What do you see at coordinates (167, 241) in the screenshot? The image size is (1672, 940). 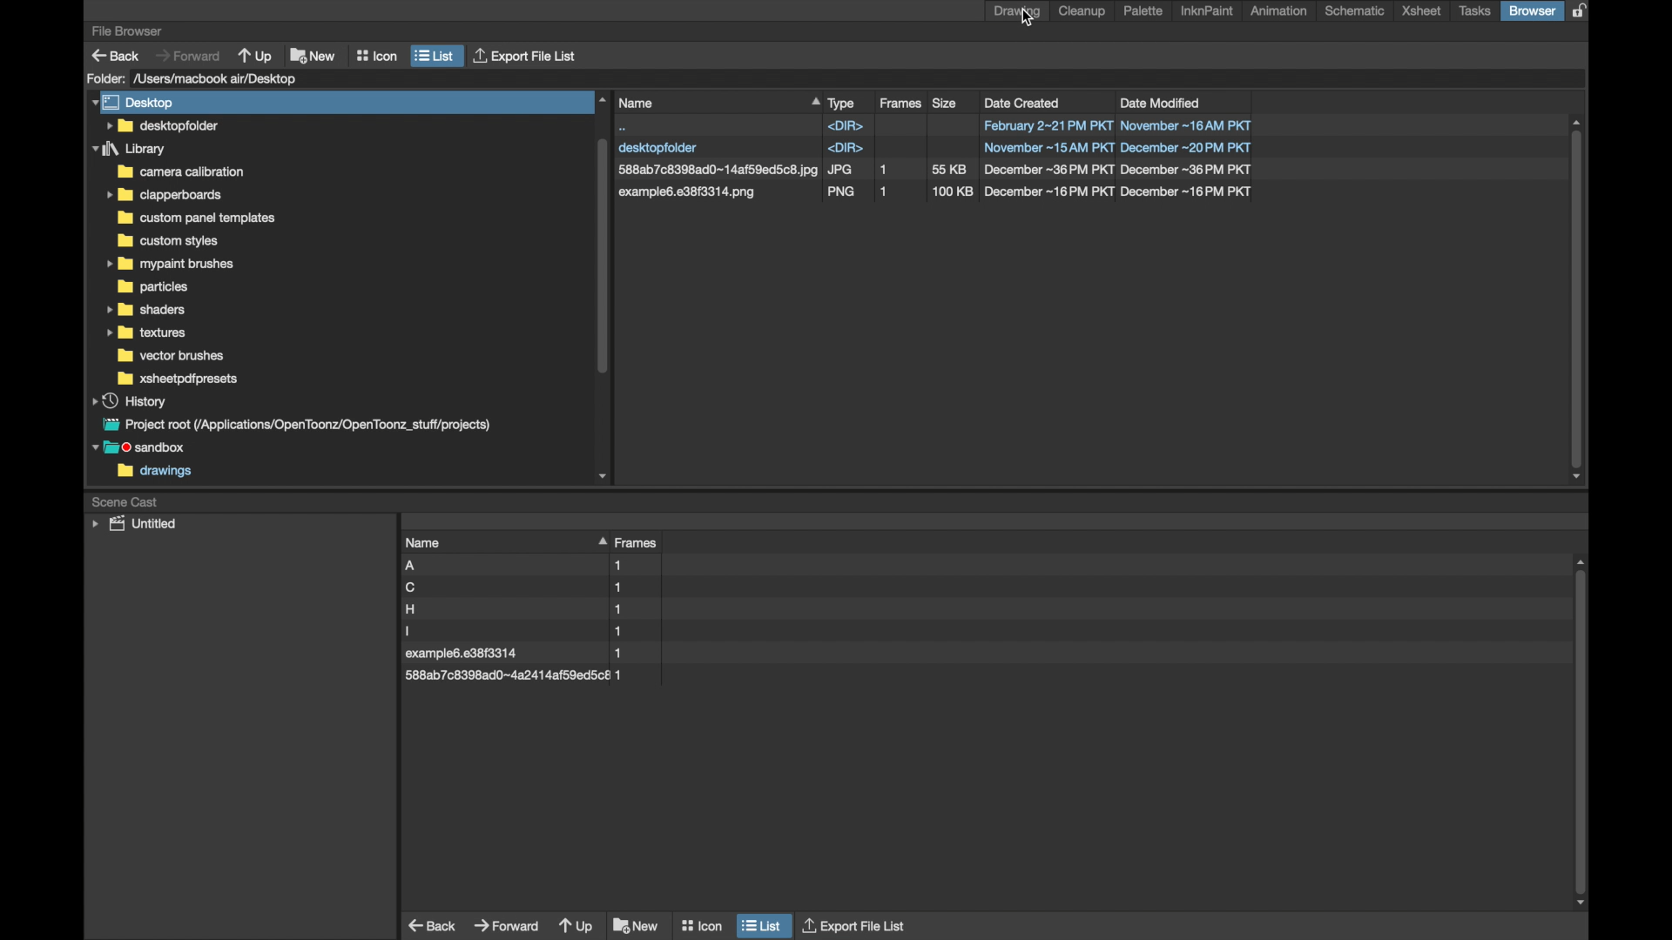 I see `folder` at bounding box center [167, 241].